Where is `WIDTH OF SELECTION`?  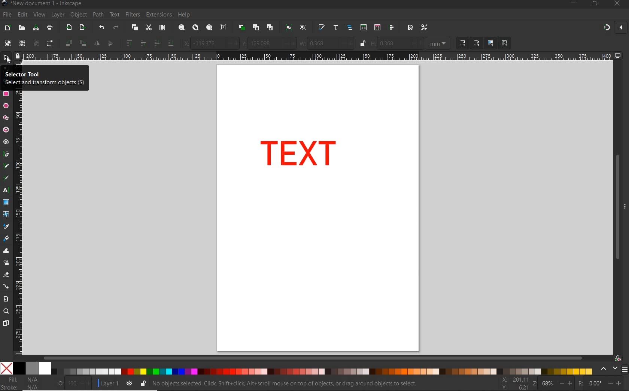
WIDTH OF SELECTION is located at coordinates (326, 43).